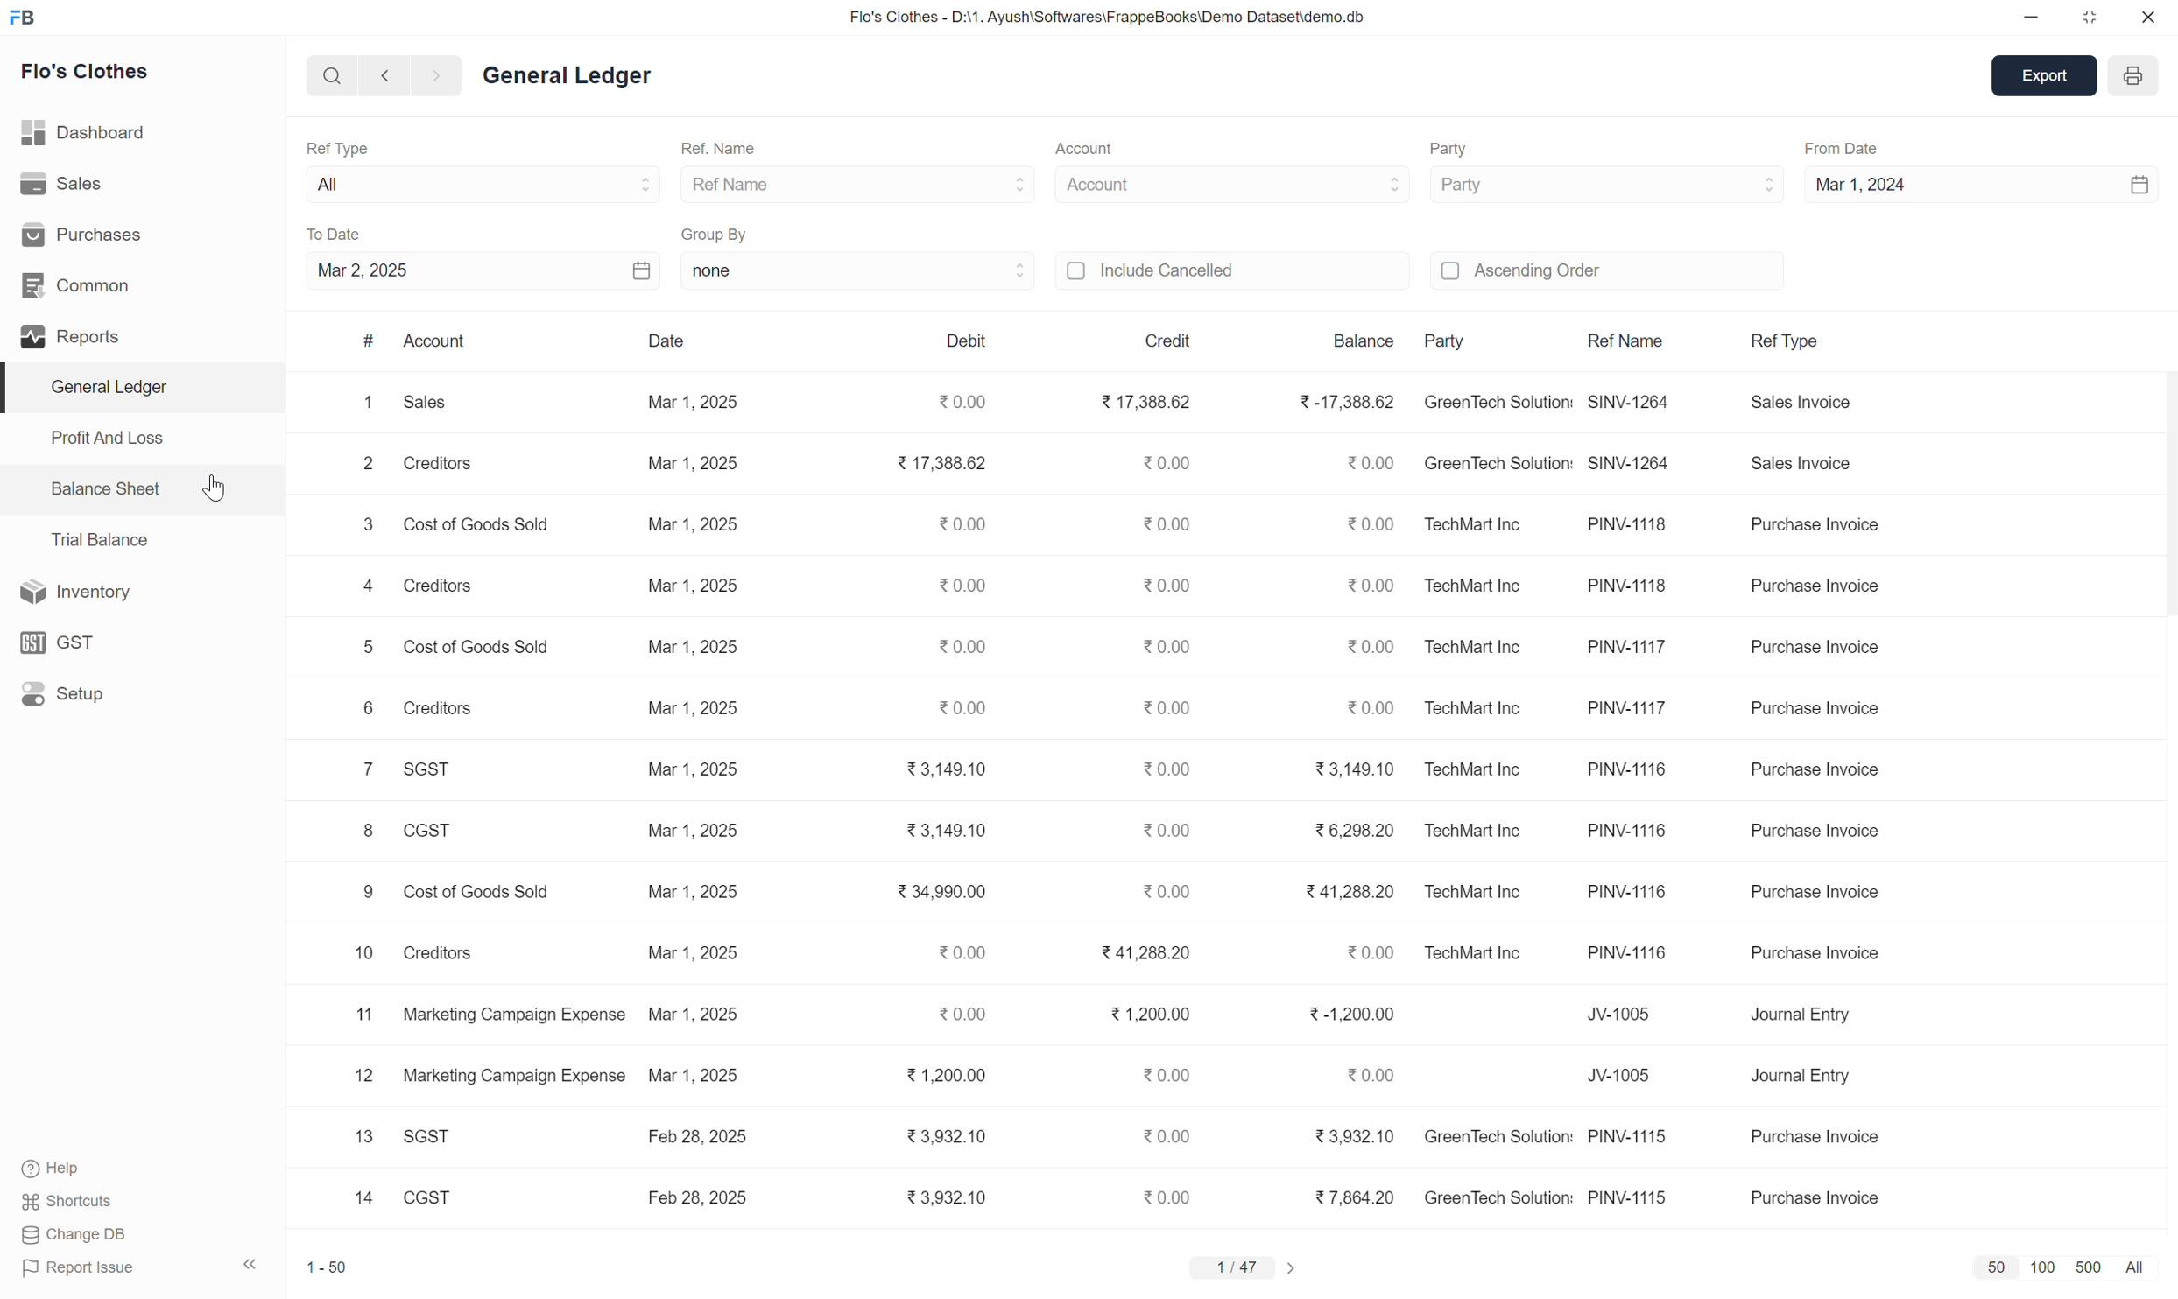  What do you see at coordinates (126, 338) in the screenshot?
I see `Reports` at bounding box center [126, 338].